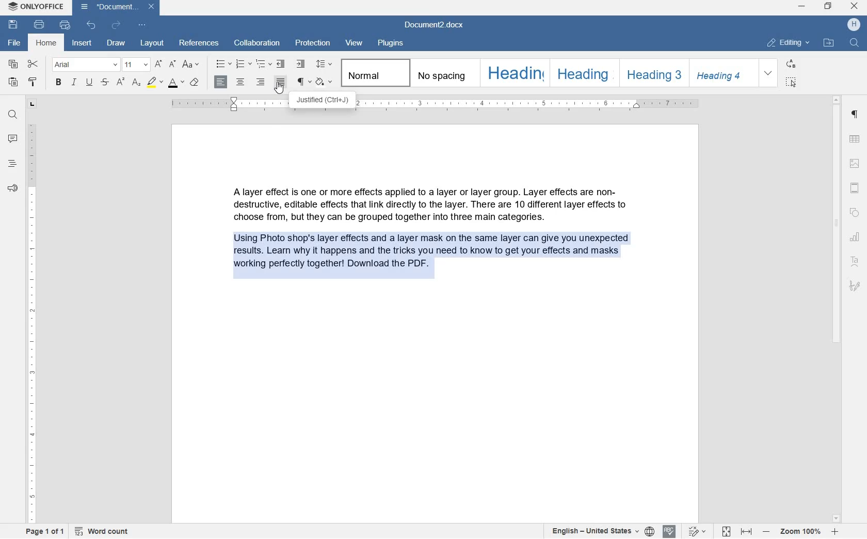 This screenshot has width=867, height=539. I want to click on FIND, so click(13, 116).